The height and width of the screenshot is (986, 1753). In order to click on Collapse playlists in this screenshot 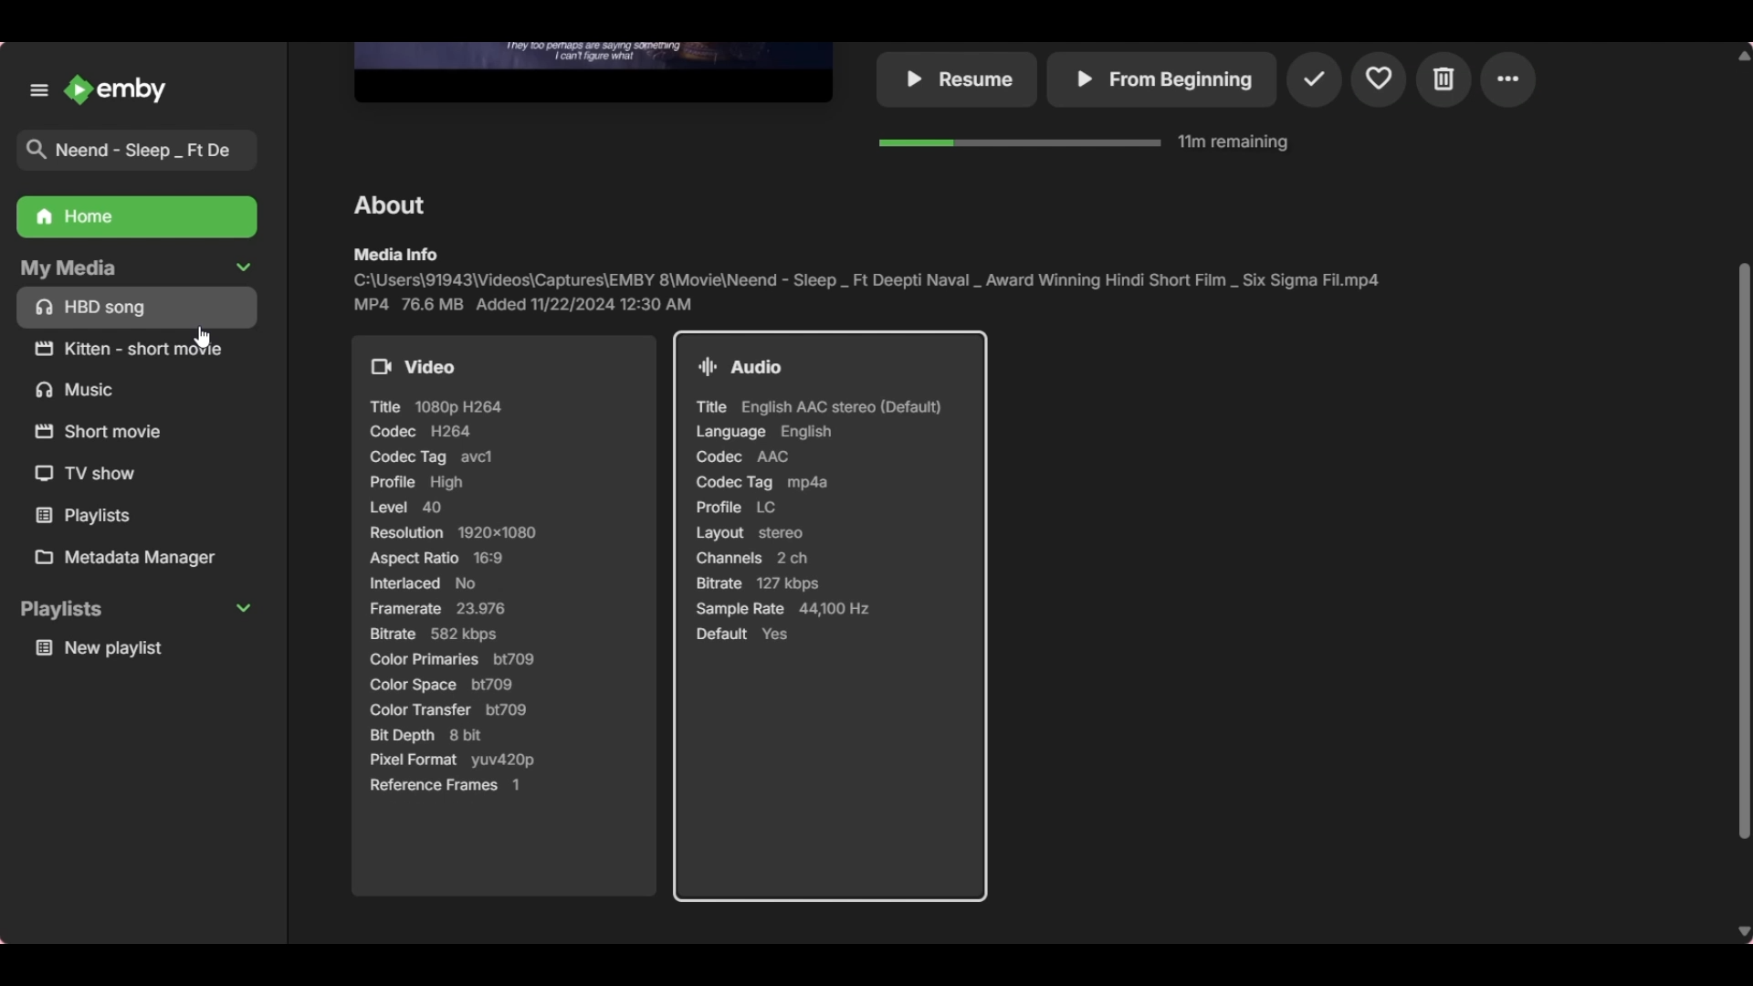, I will do `click(136, 610)`.